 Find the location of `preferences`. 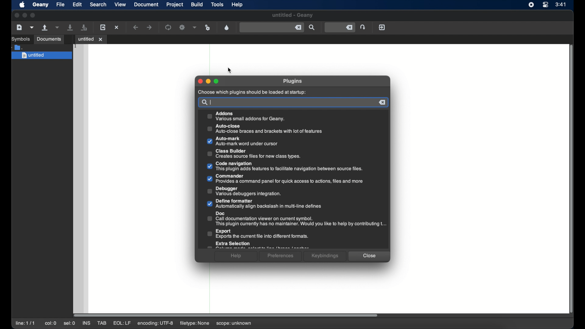

preferences is located at coordinates (280, 256).